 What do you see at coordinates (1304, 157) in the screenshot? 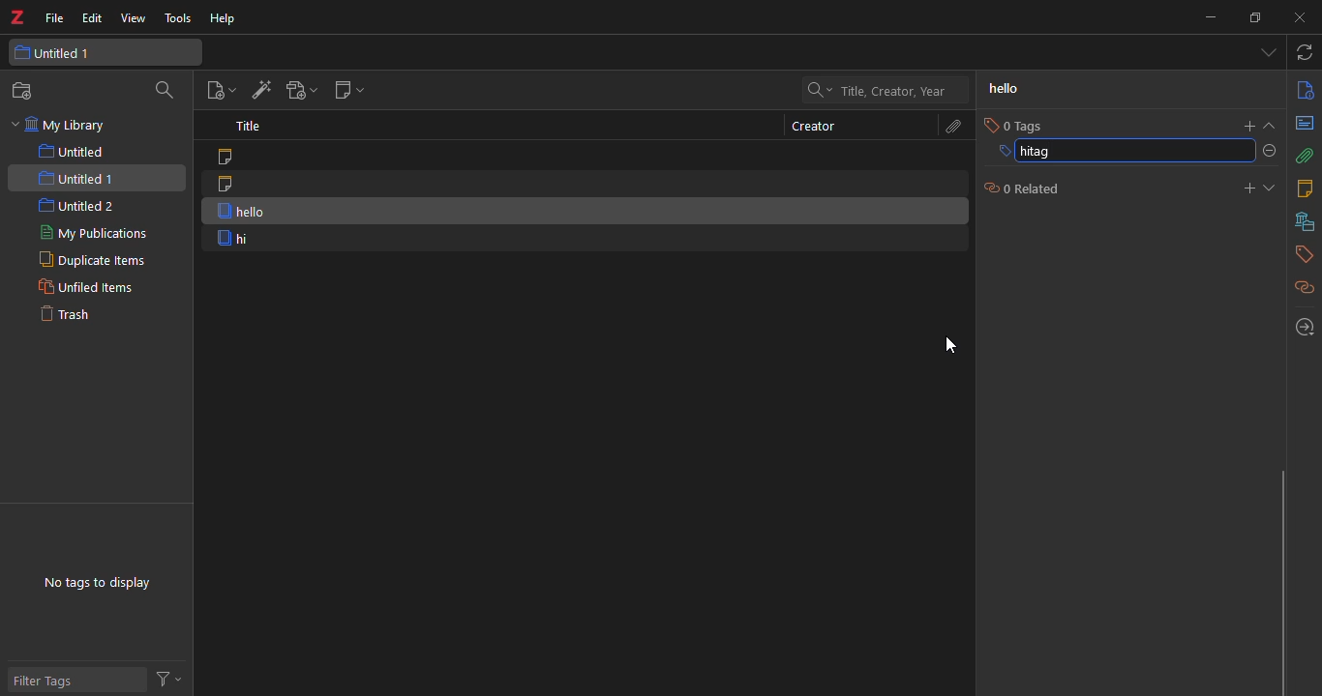
I see `attach` at bounding box center [1304, 157].